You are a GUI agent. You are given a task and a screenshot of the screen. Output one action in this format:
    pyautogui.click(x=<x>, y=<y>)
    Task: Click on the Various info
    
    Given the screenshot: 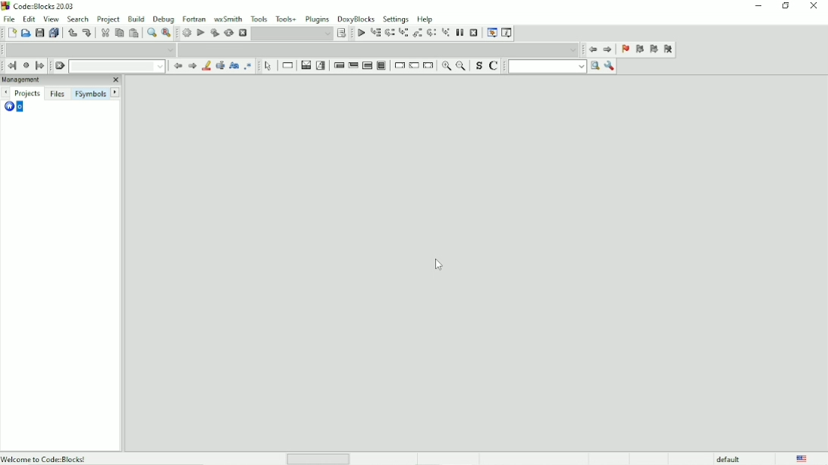 What is the action you would take?
    pyautogui.click(x=507, y=33)
    